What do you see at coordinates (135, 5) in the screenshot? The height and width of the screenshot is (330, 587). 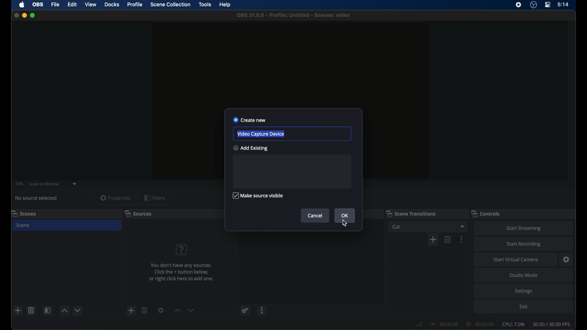 I see `profile` at bounding box center [135, 5].